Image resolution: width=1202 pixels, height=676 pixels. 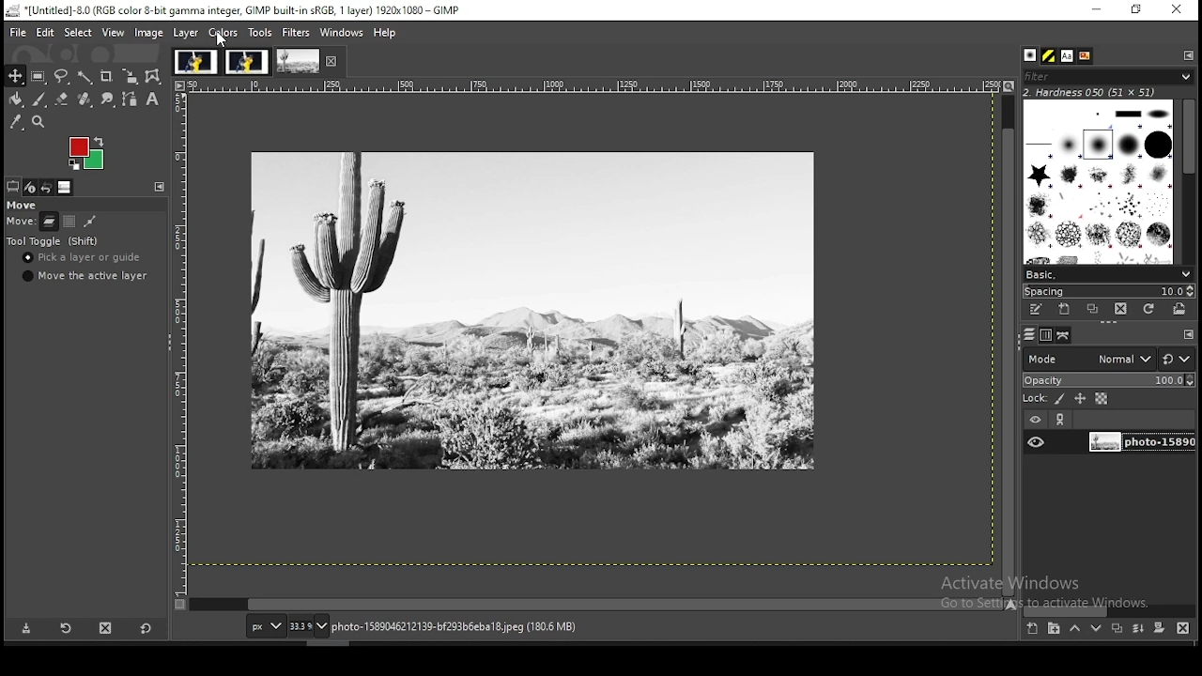 I want to click on channels, so click(x=1048, y=335).